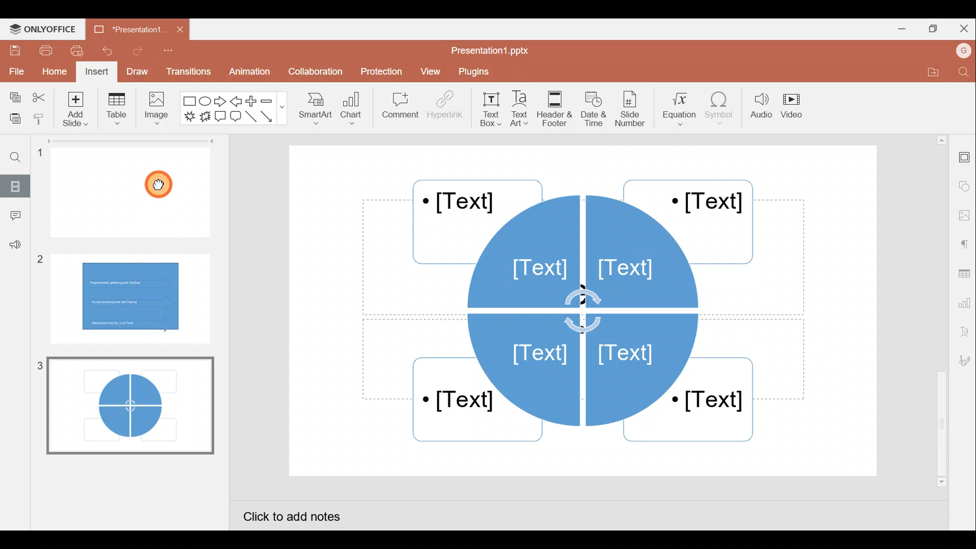  I want to click on Slide number, so click(633, 109).